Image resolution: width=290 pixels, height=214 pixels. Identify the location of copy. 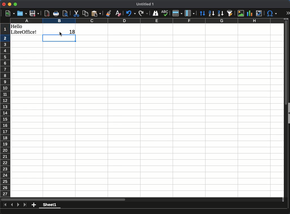
(85, 13).